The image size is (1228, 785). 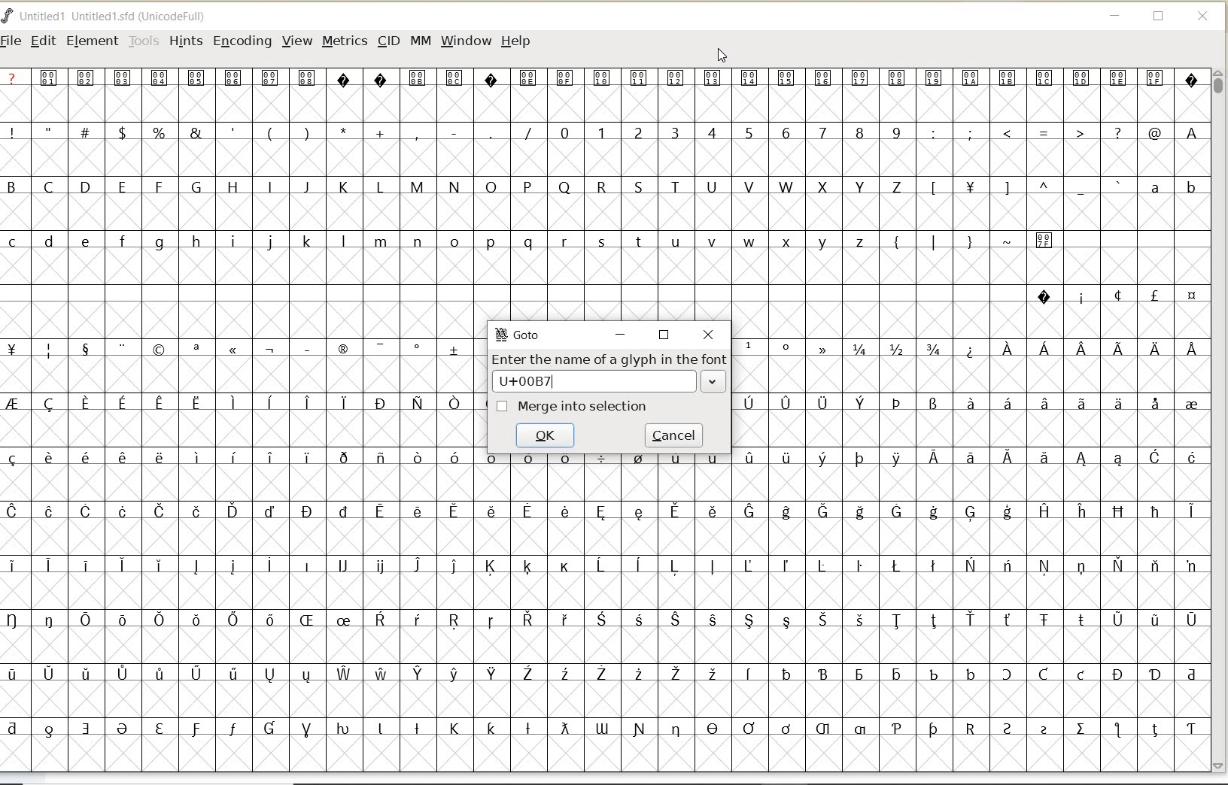 I want to click on expand, so click(x=713, y=381).